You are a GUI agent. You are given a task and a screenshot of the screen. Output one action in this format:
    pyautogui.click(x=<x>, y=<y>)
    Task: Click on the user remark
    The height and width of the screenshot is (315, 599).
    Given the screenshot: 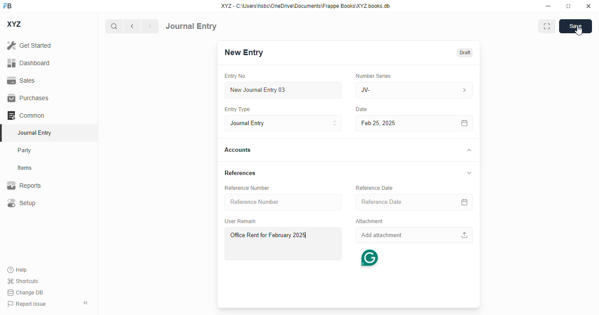 What is the action you would take?
    pyautogui.click(x=240, y=221)
    